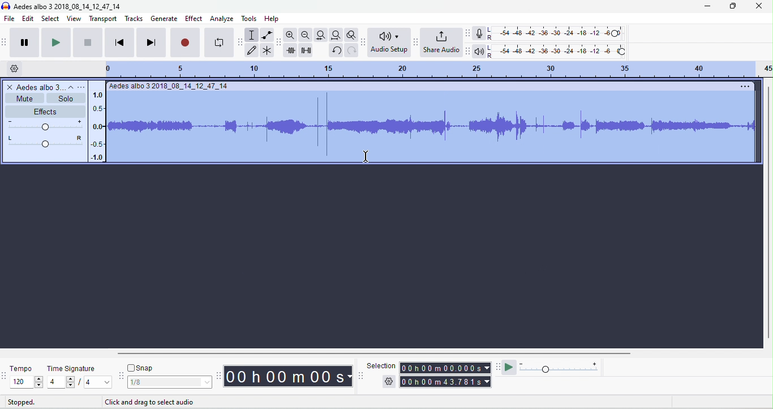 This screenshot has height=409, width=773. What do you see at coordinates (55, 41) in the screenshot?
I see `play` at bounding box center [55, 41].